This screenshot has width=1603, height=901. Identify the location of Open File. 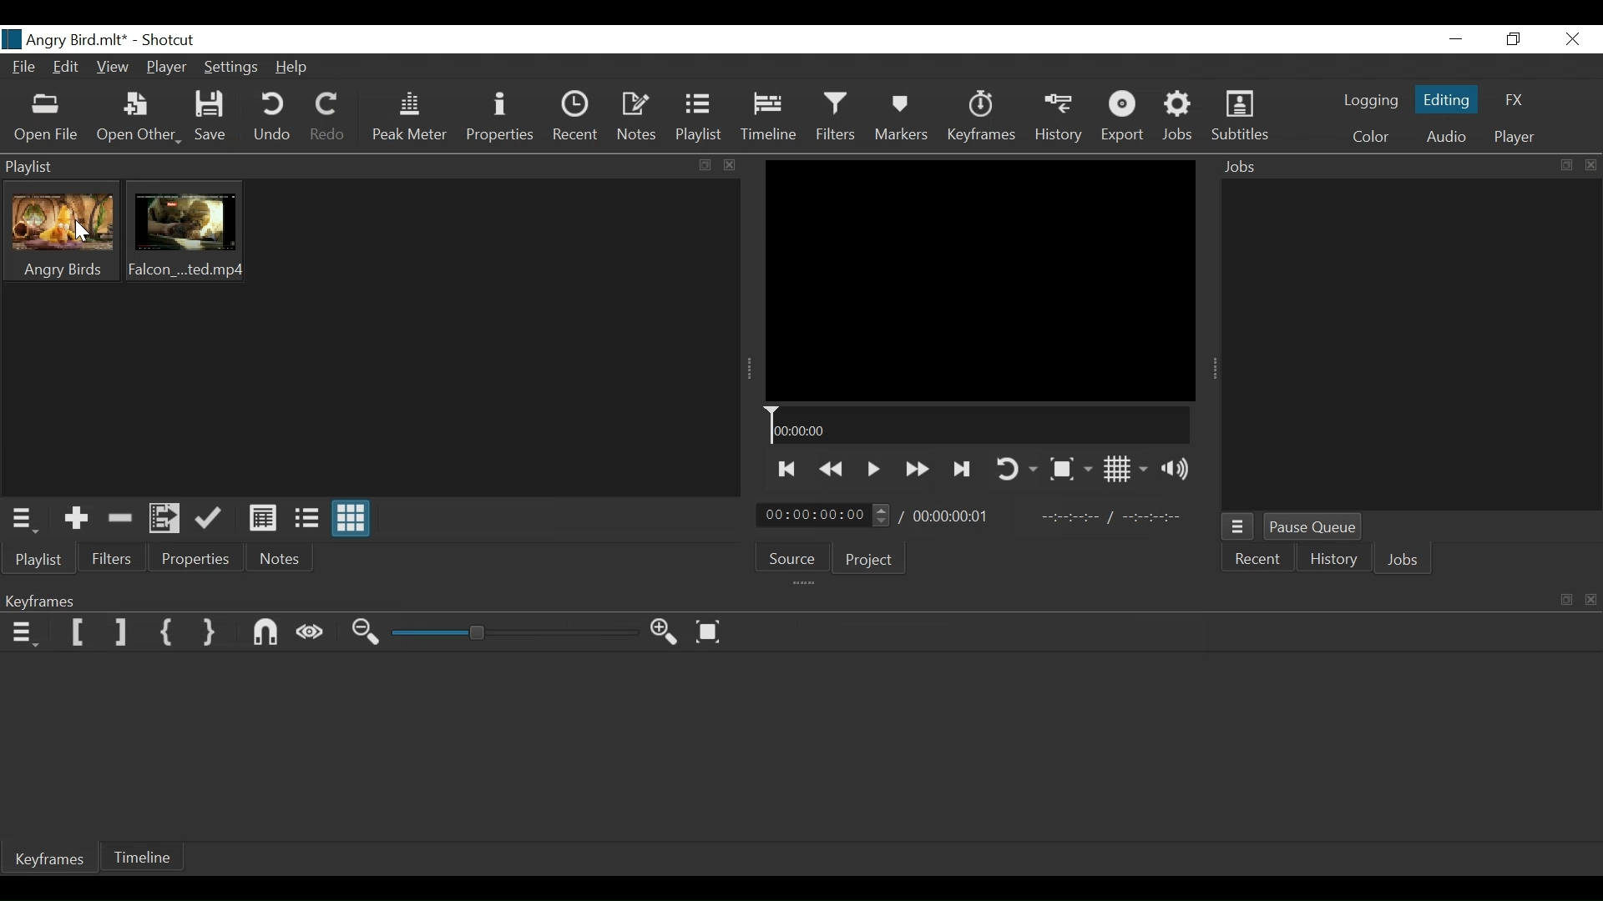
(44, 119).